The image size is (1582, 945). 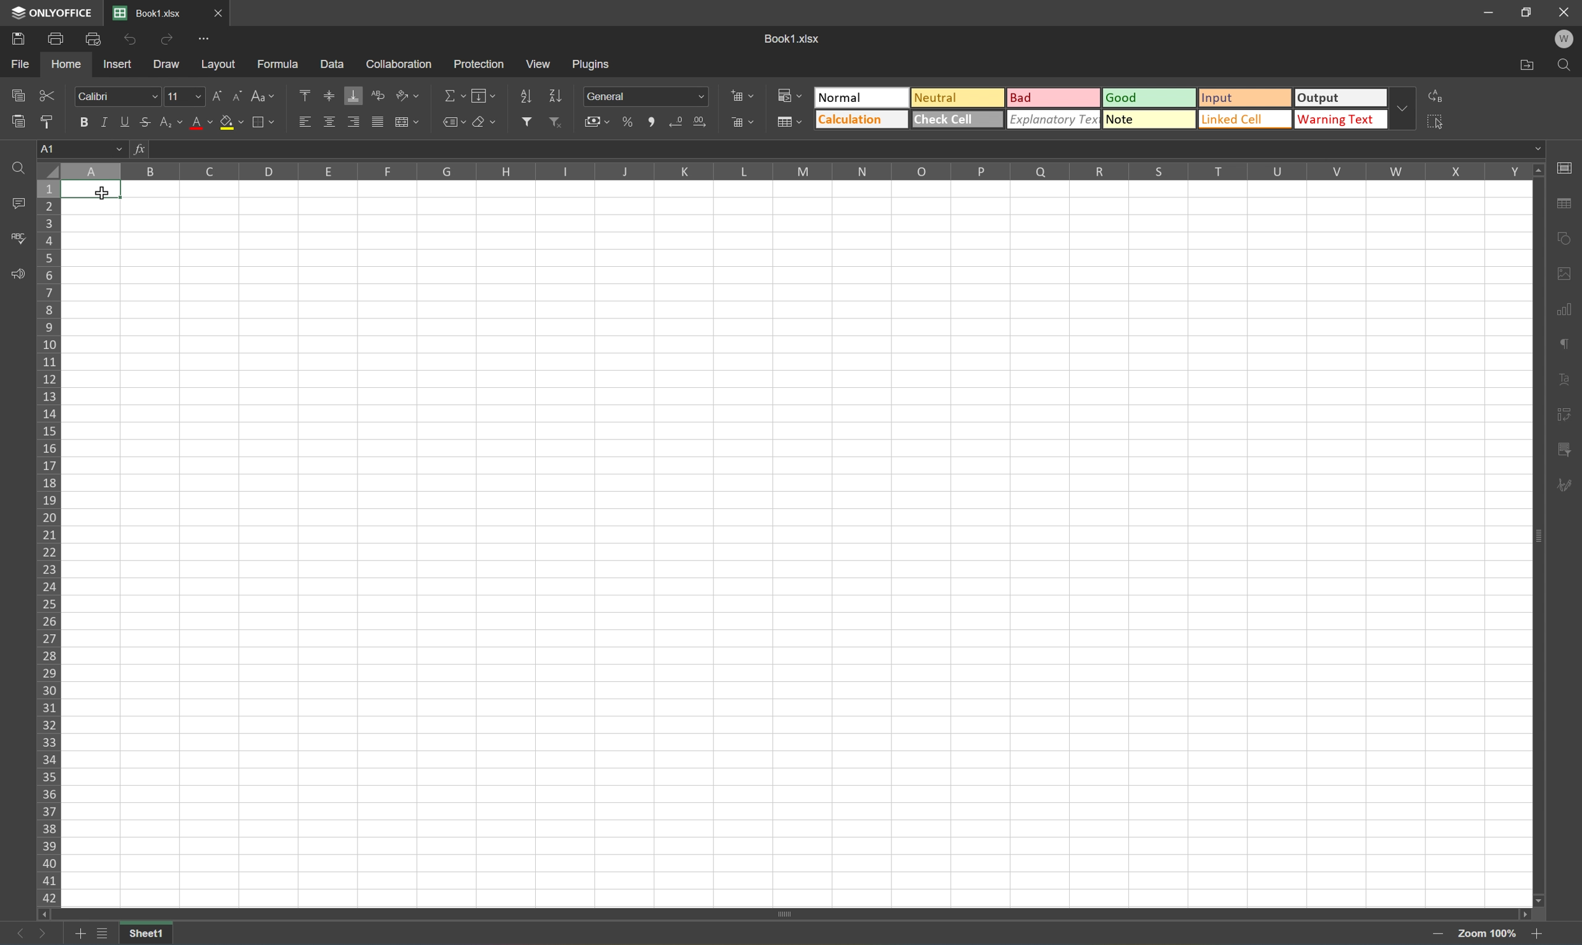 What do you see at coordinates (407, 125) in the screenshot?
I see `Merge and  center` at bounding box center [407, 125].